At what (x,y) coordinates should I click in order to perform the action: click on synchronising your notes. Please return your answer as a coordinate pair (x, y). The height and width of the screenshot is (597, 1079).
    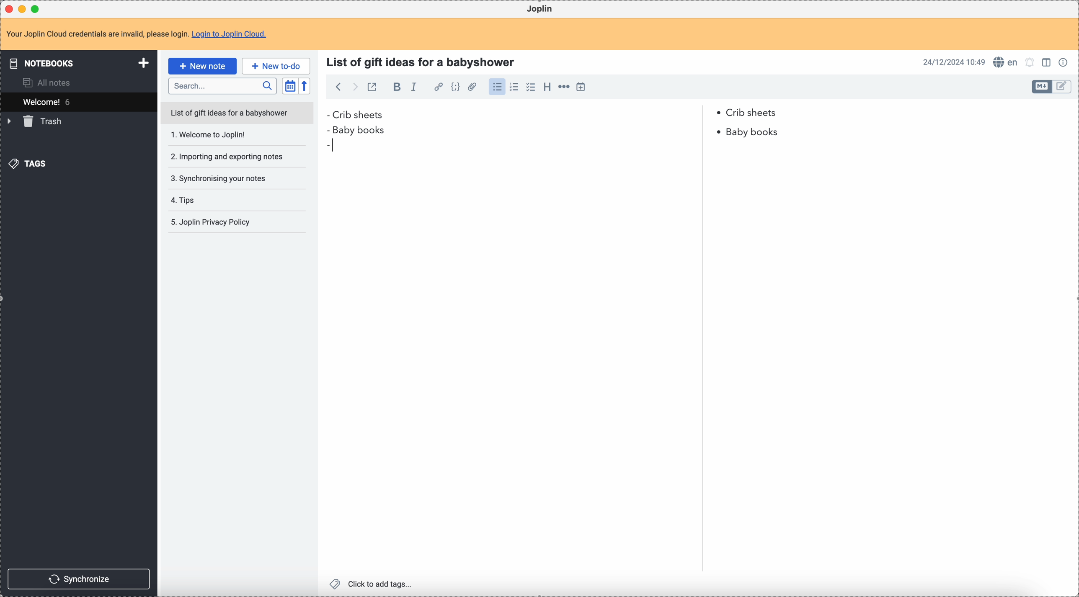
    Looking at the image, I should click on (225, 179).